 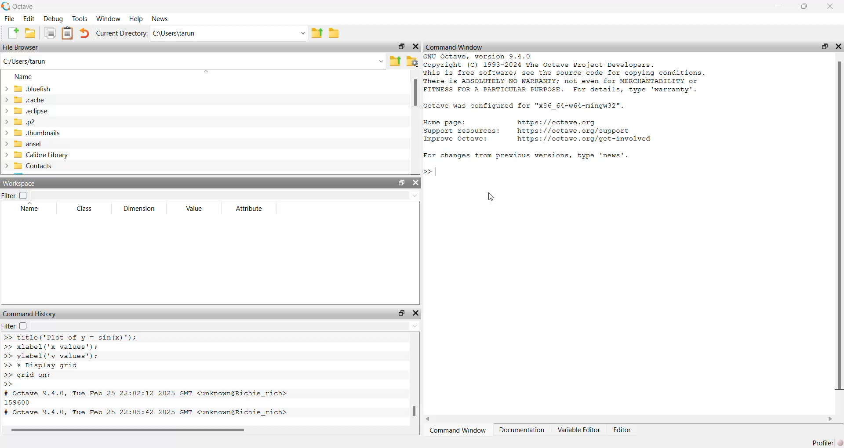 What do you see at coordinates (539, 106) in the screenshot?
I see `2 Octave was configured for "x86_64-w64-mingw32".` at bounding box center [539, 106].